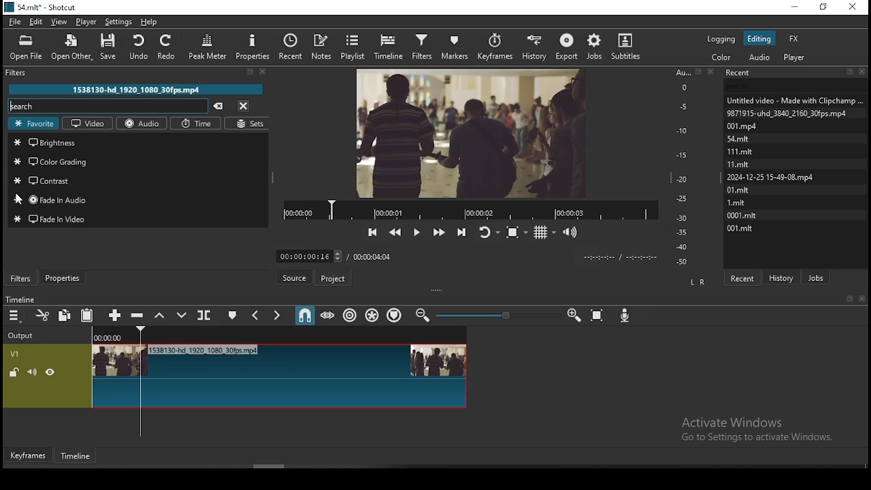  I want to click on playlist, so click(356, 46).